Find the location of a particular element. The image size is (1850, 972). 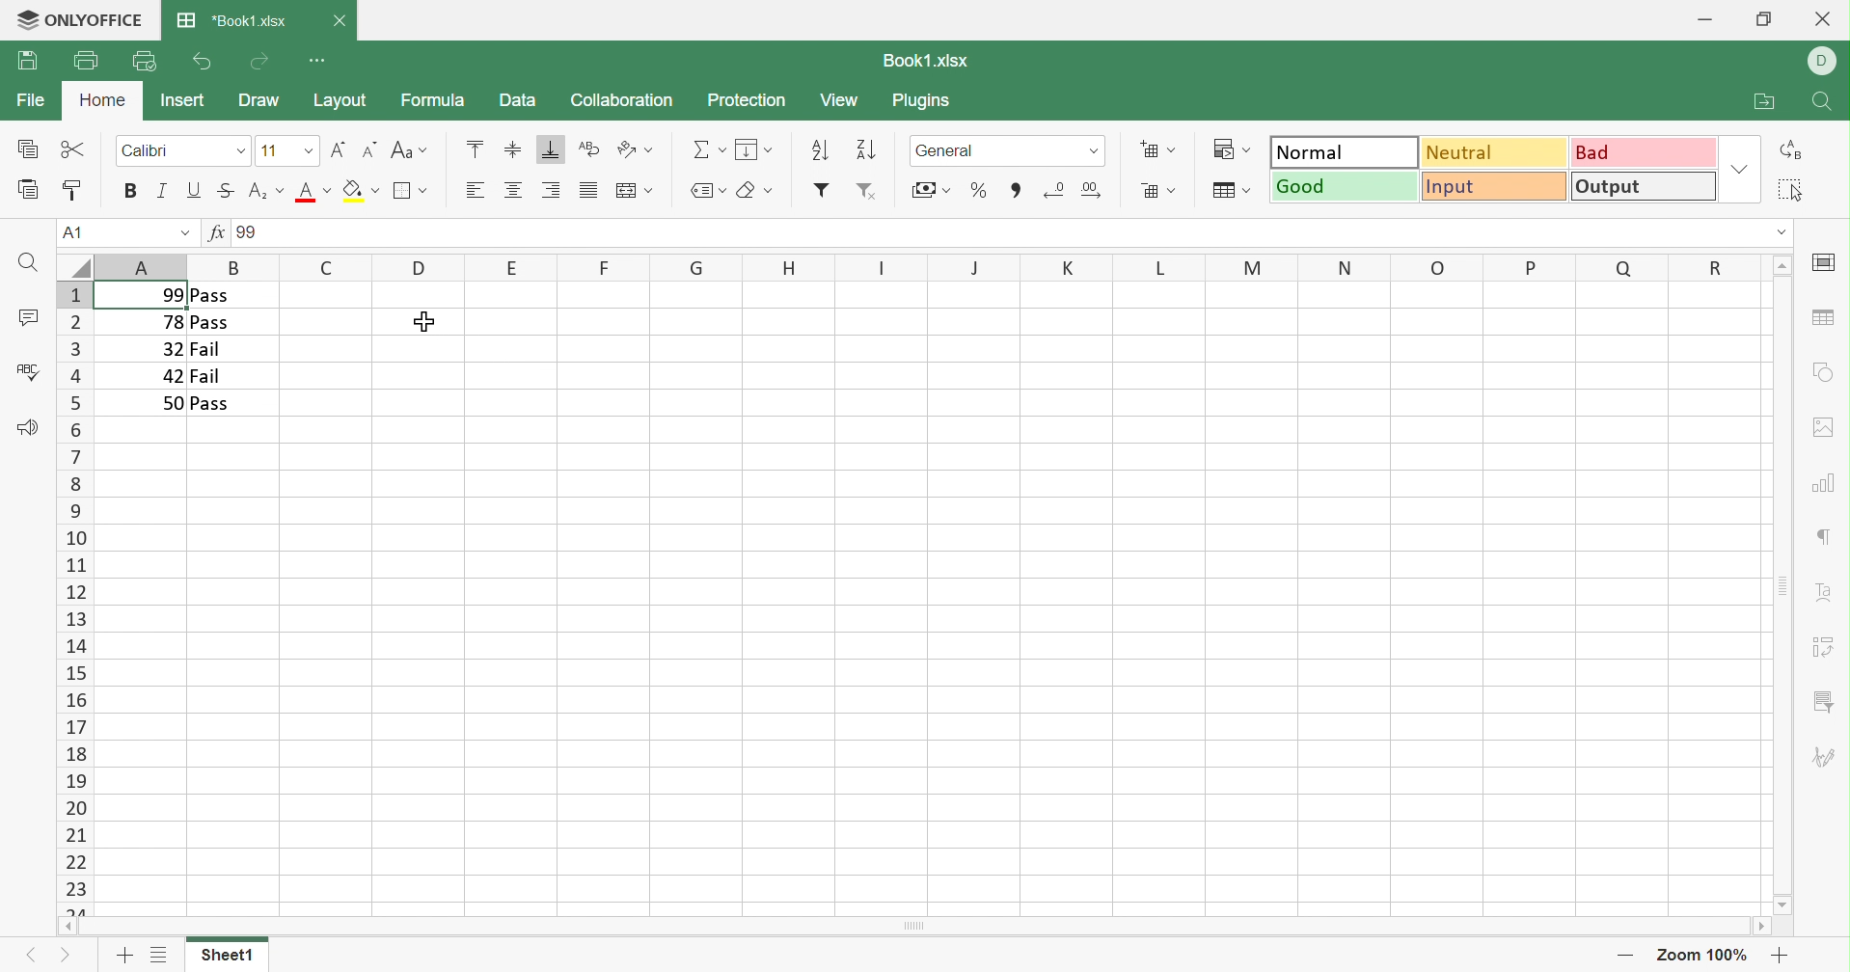

Justified is located at coordinates (586, 191).